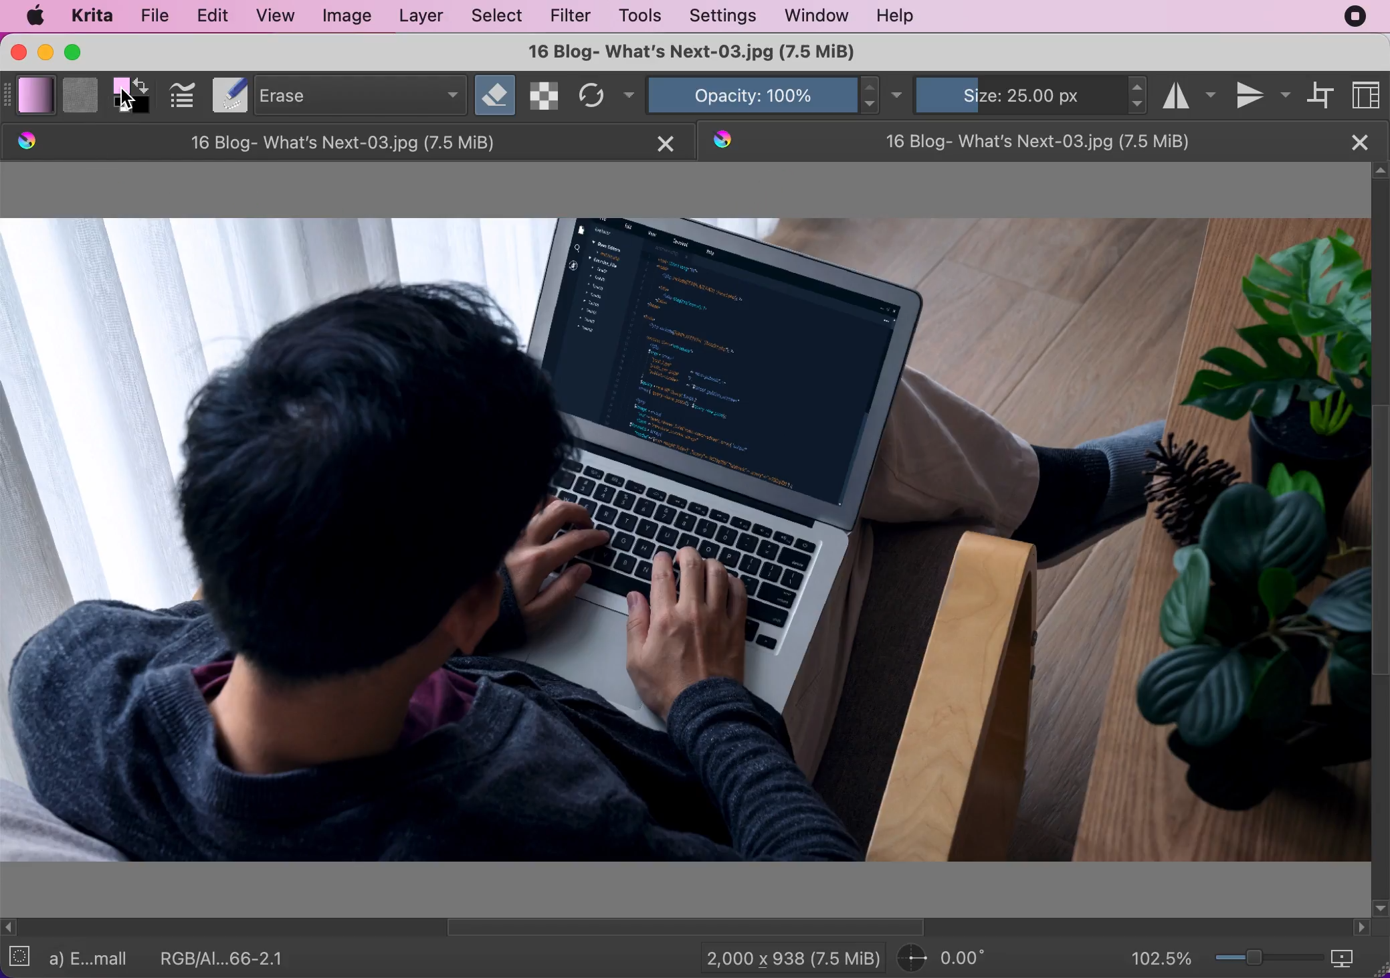 The image size is (1390, 978). Describe the element at coordinates (133, 94) in the screenshot. I see `foreground and background color selector` at that location.